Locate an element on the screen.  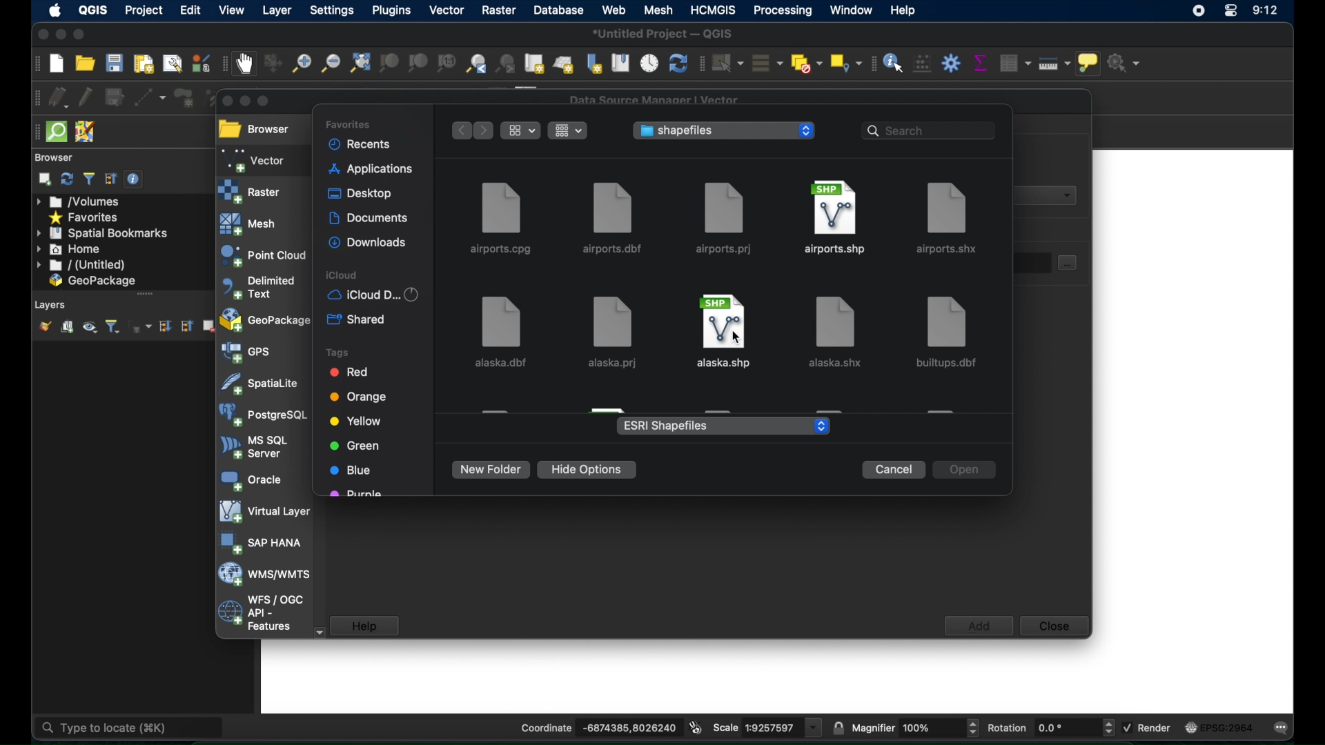
show map tops is located at coordinates (1091, 63).